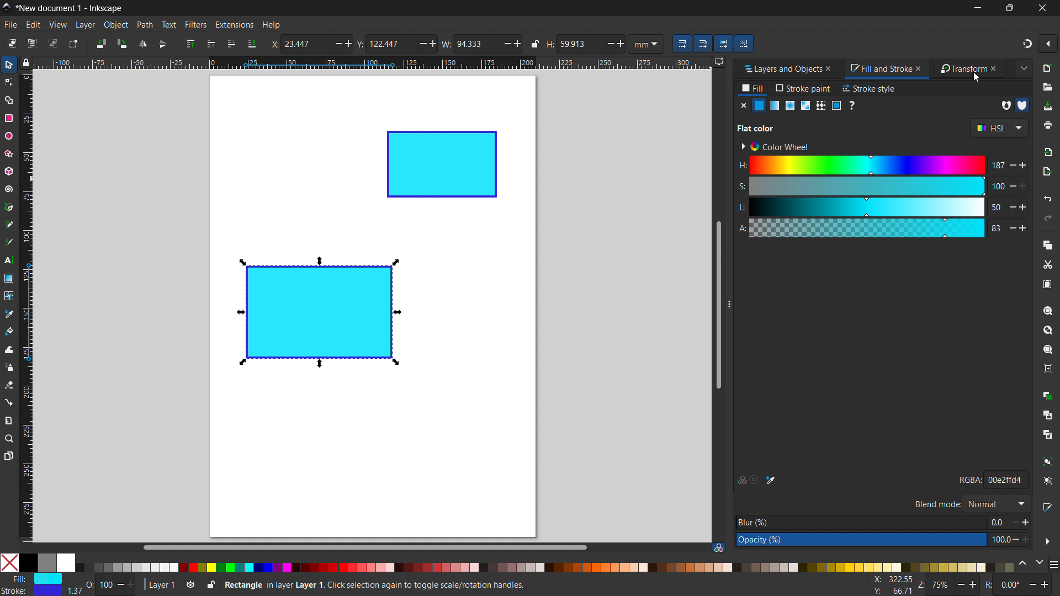 This screenshot has width=1060, height=596. What do you see at coordinates (377, 584) in the screenshot?
I see `Rectangle in Layer 1. Click selection again to toggle scale/ rotation handles` at bounding box center [377, 584].